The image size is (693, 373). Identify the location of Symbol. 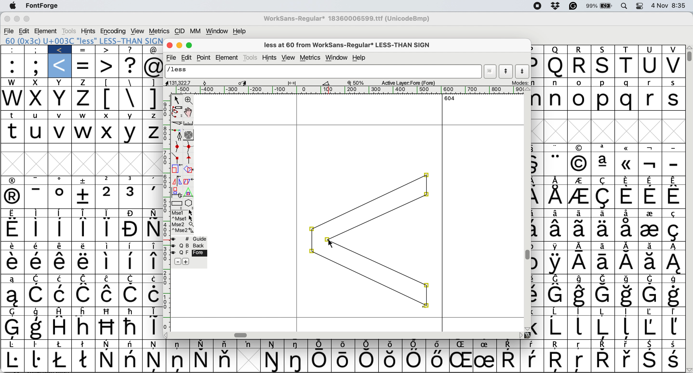
(556, 295).